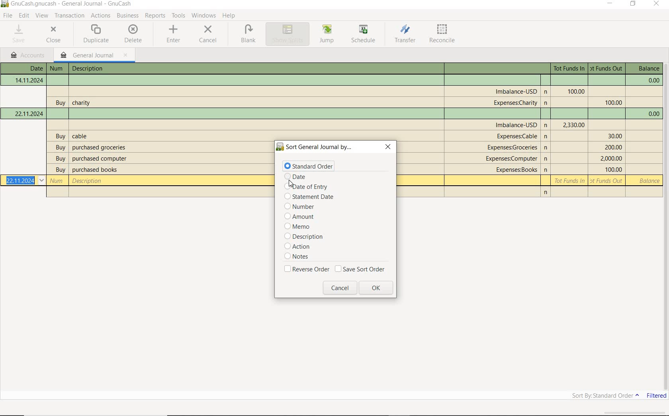 This screenshot has height=416, width=669. Describe the element at coordinates (379, 288) in the screenshot. I see `ok` at that location.